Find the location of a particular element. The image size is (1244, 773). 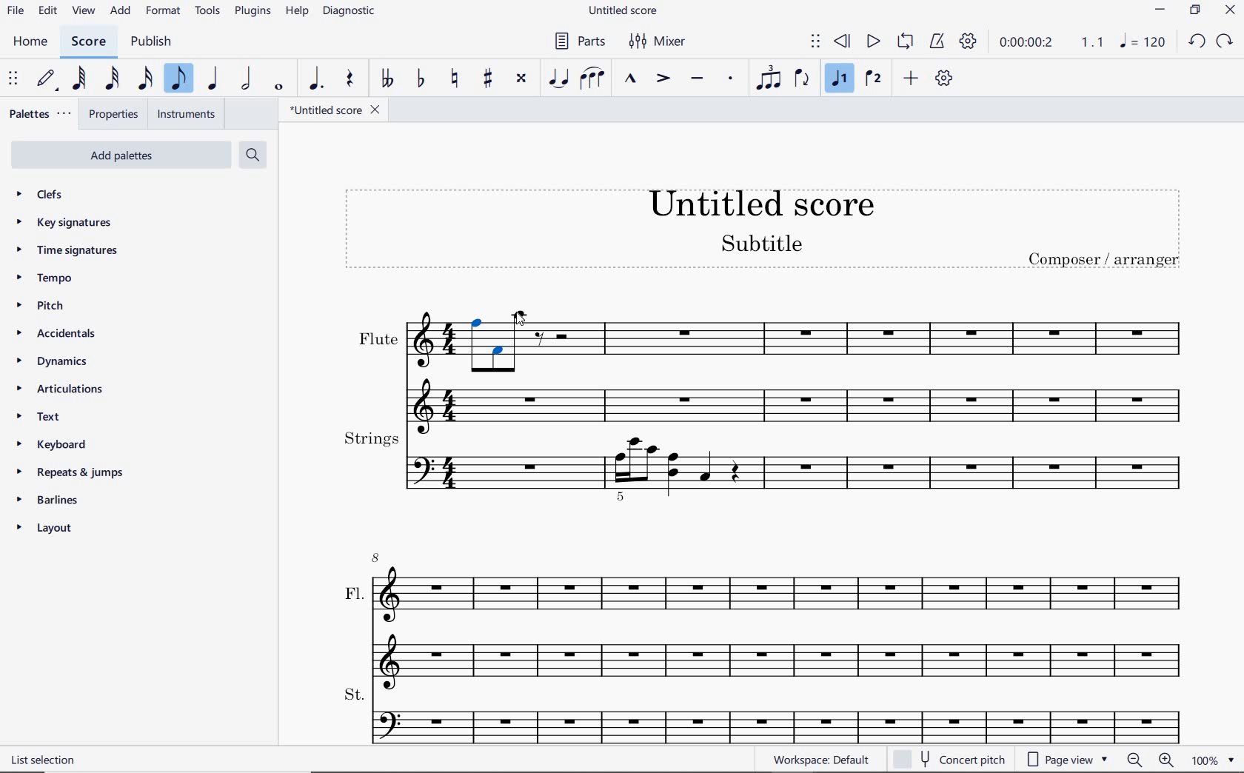

FILE NAME is located at coordinates (338, 110).